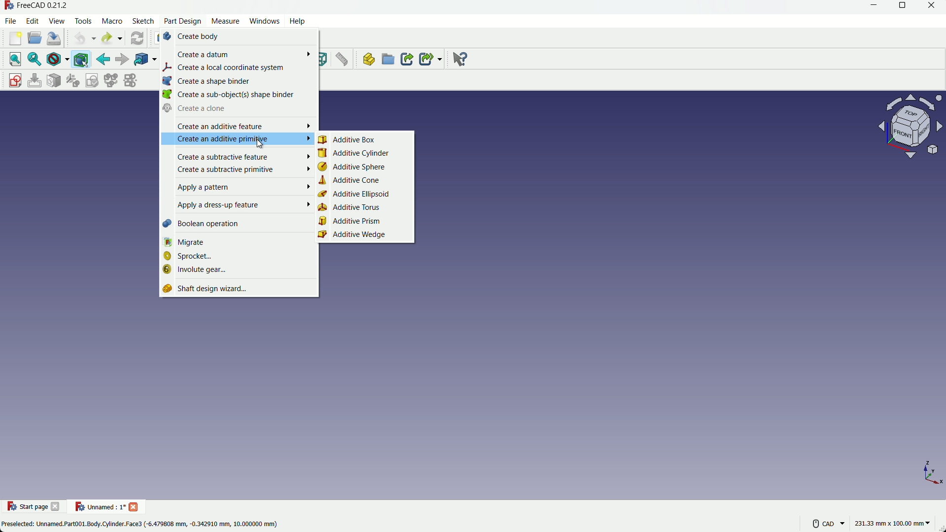  What do you see at coordinates (16, 59) in the screenshot?
I see `fit all` at bounding box center [16, 59].